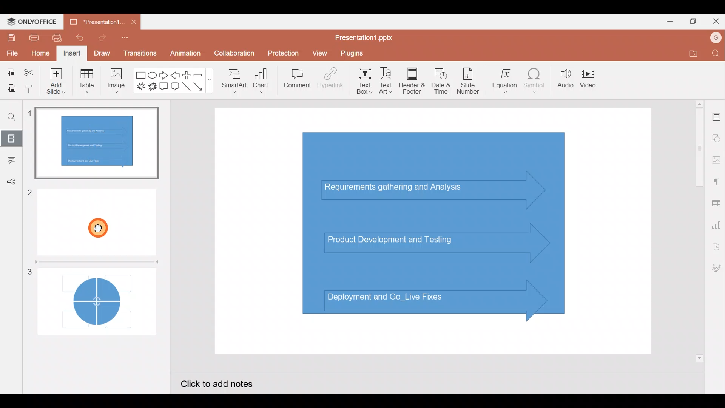 Image resolution: width=725 pixels, height=408 pixels. I want to click on Paste, so click(10, 87).